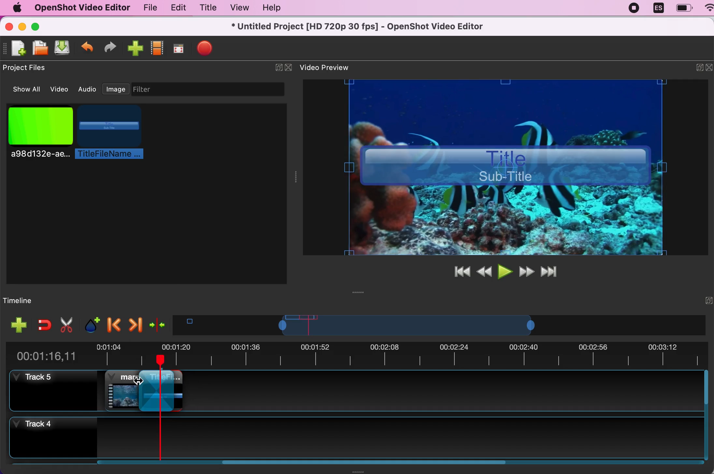 The image size is (714, 474). Describe the element at coordinates (9, 26) in the screenshot. I see `close` at that location.